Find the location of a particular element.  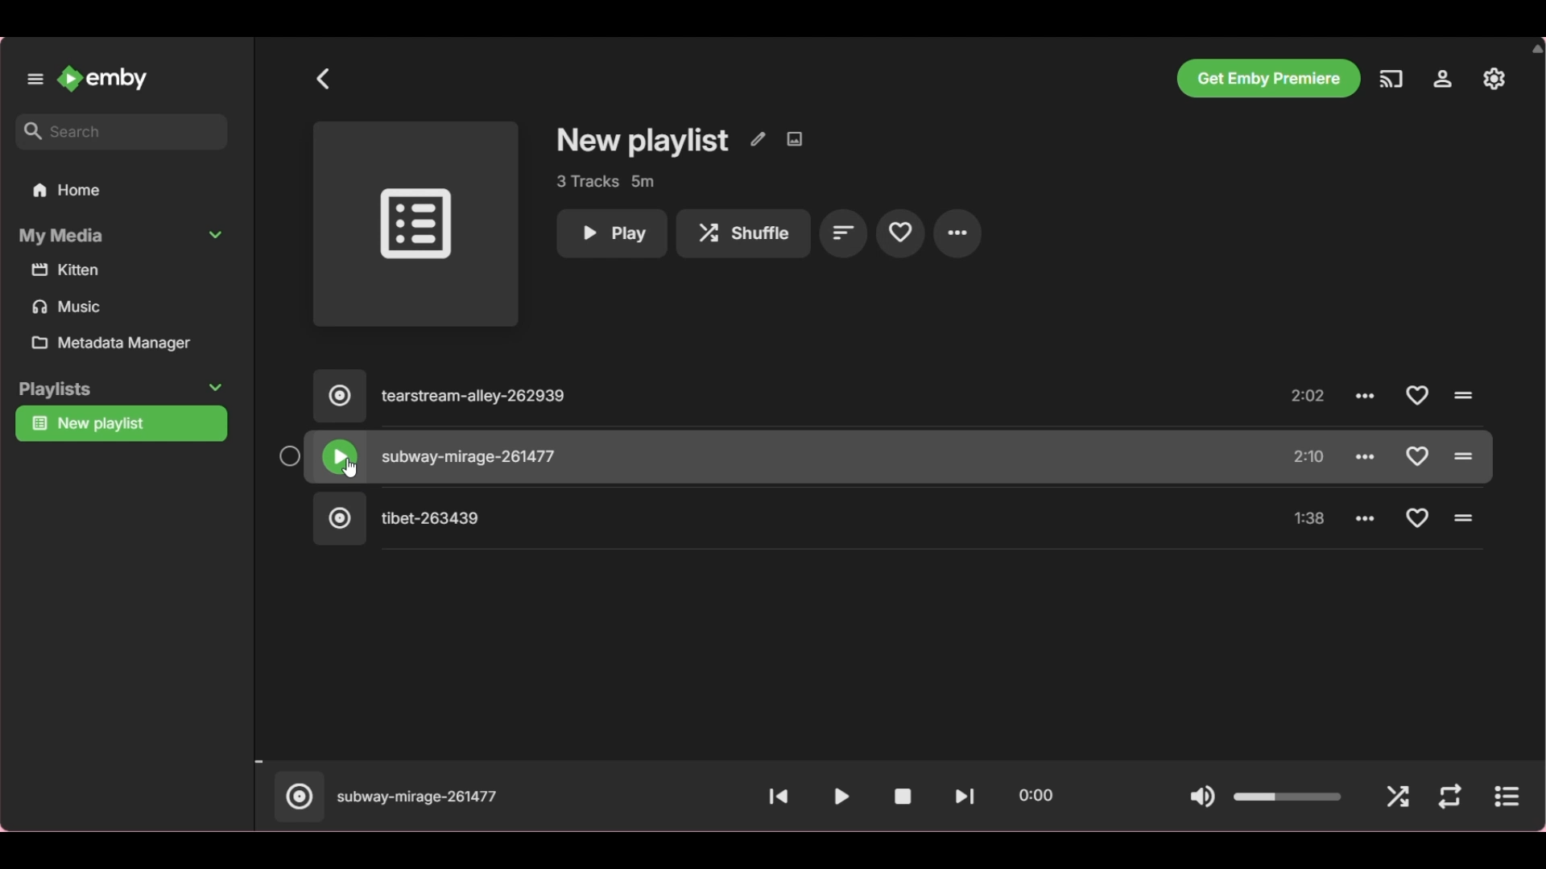

Mute is located at coordinates (1202, 798).